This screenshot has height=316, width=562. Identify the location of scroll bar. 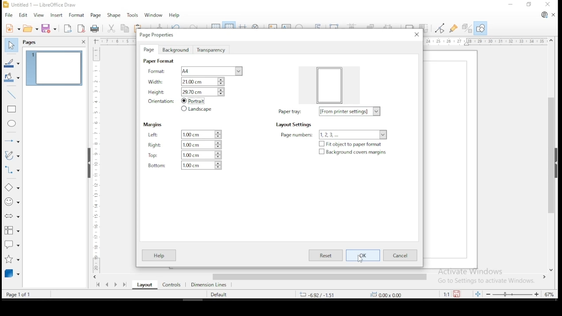
(323, 277).